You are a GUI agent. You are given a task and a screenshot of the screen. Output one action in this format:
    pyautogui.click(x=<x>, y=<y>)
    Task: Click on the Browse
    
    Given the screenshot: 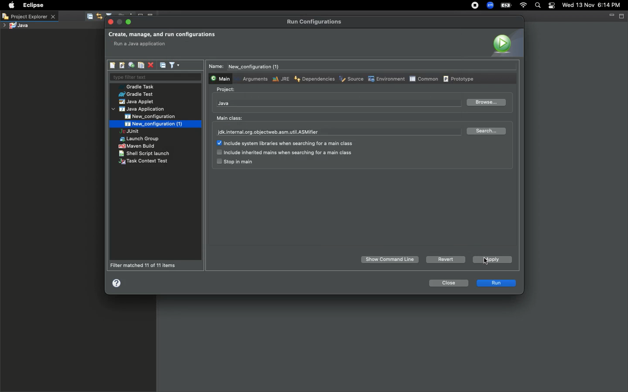 What is the action you would take?
    pyautogui.click(x=485, y=103)
    